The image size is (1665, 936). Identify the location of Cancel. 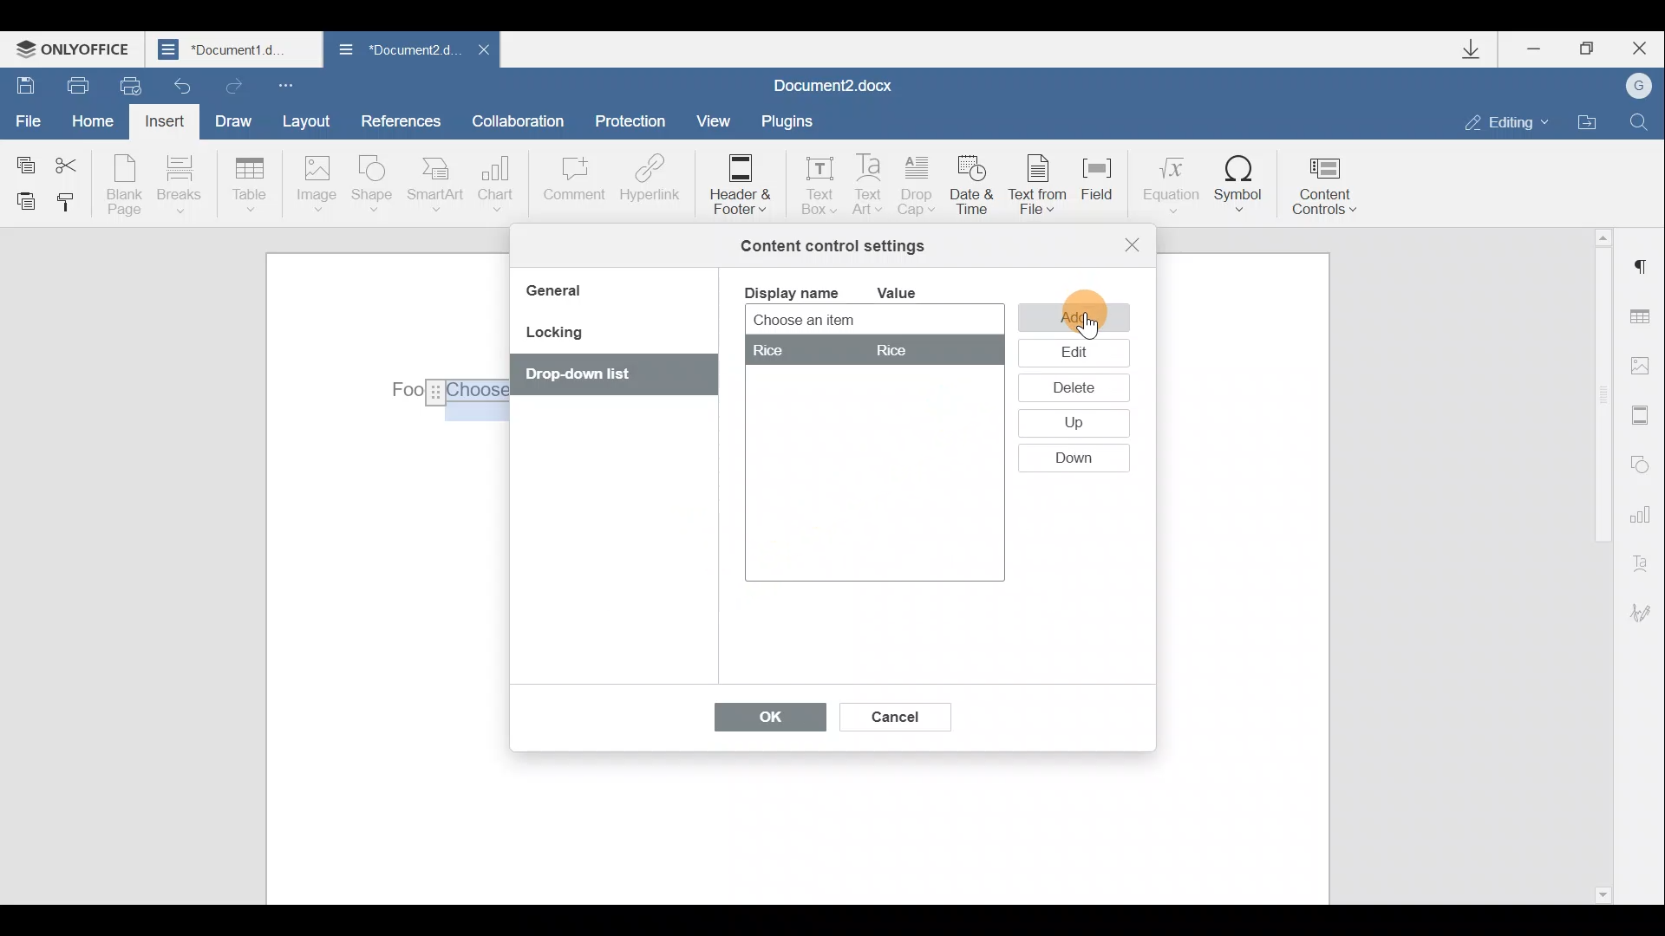
(893, 713).